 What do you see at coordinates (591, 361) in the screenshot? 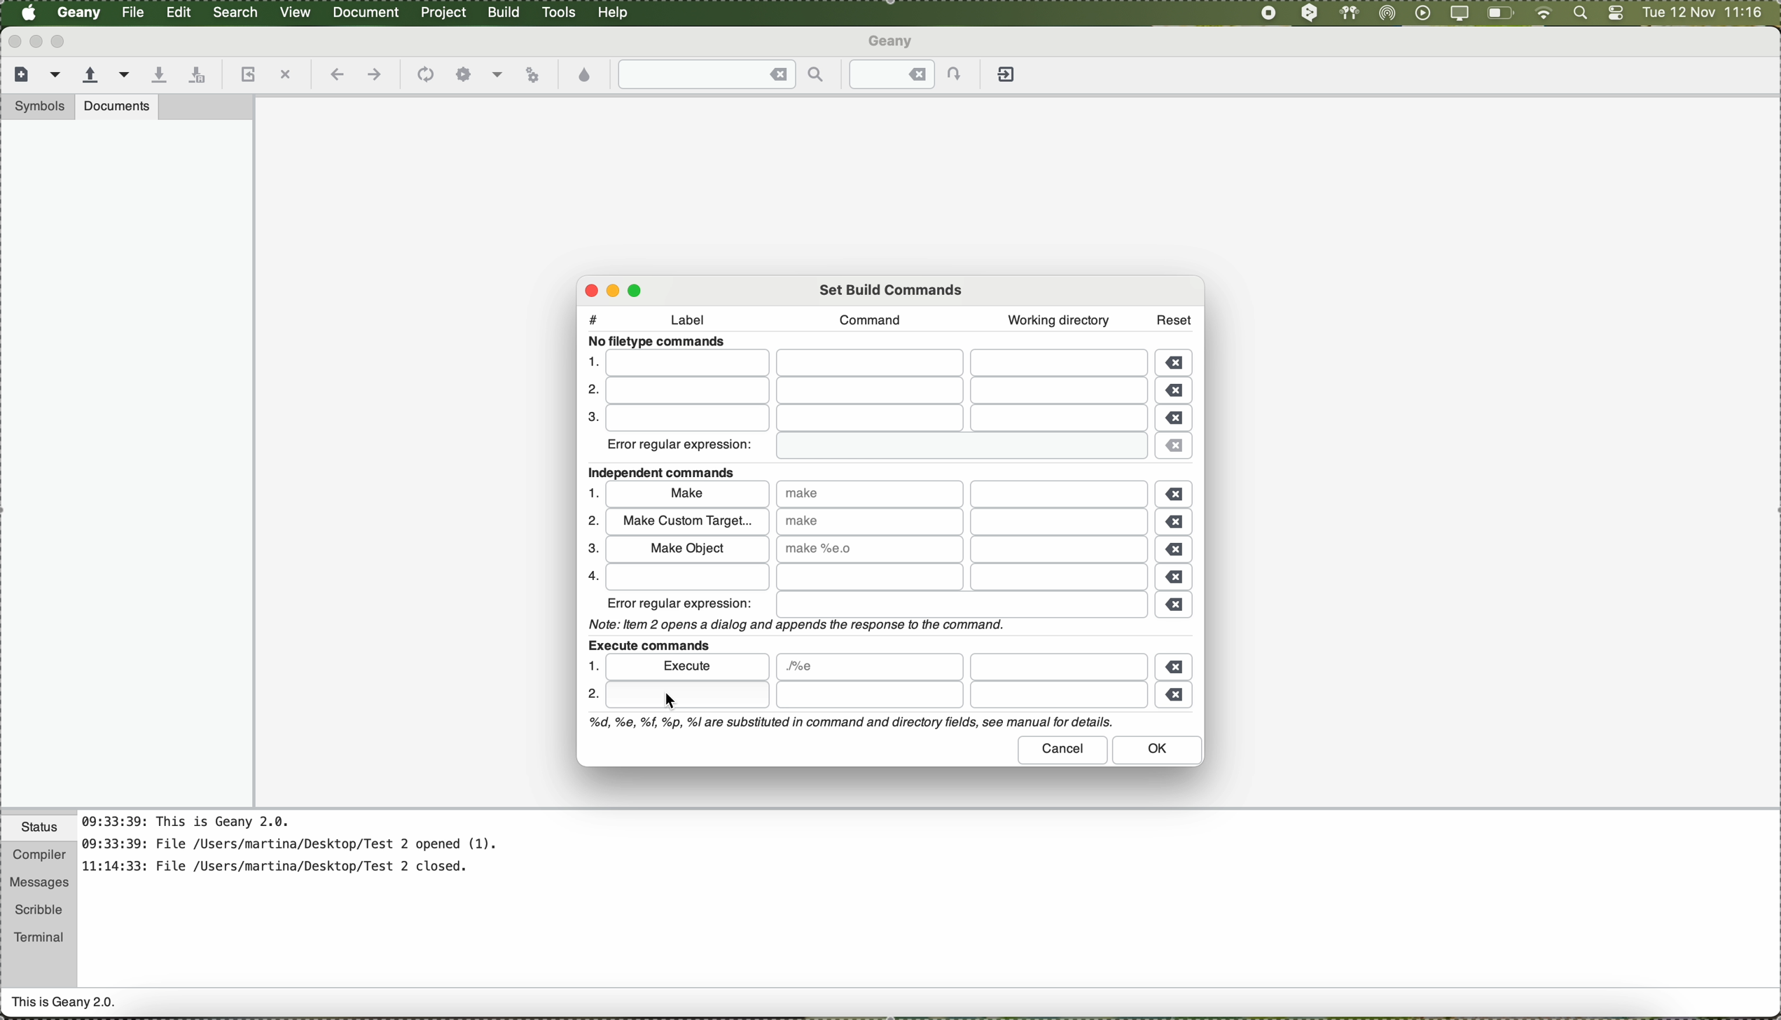
I see `1` at bounding box center [591, 361].